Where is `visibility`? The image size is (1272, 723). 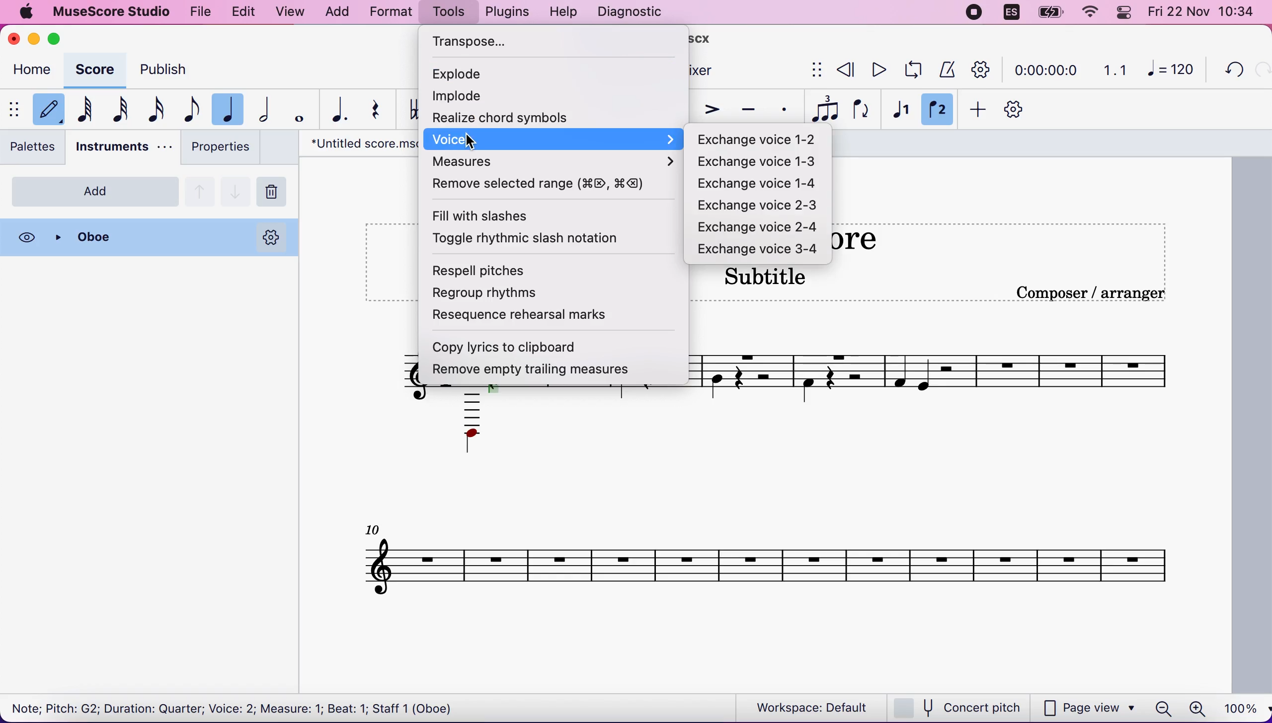
visibility is located at coordinates (28, 237).